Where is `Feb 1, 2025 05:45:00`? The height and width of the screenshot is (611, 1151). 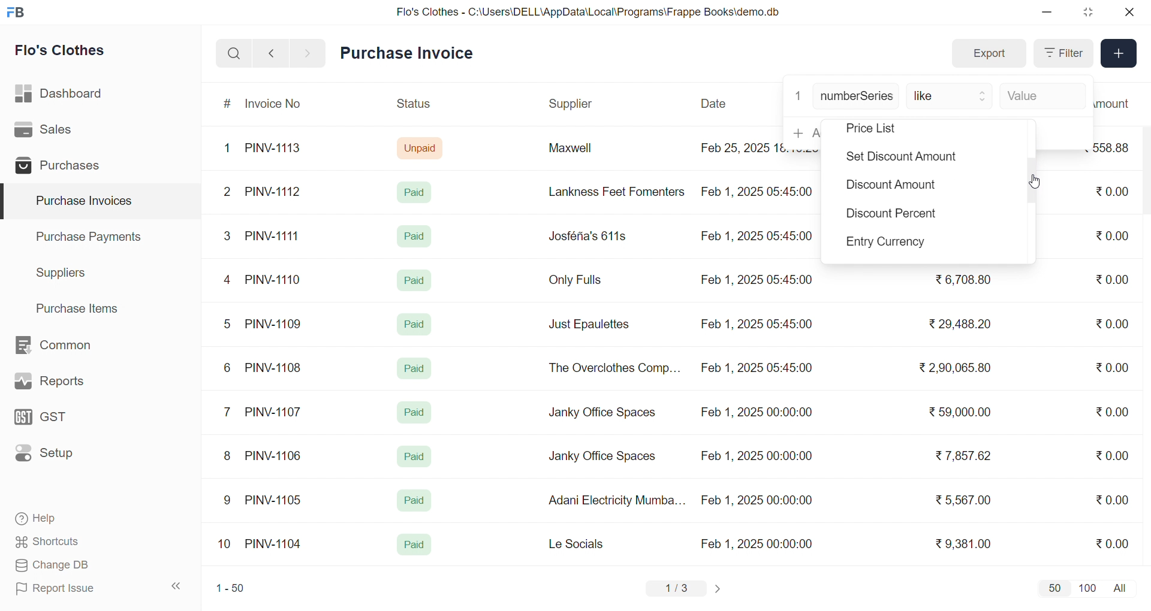
Feb 1, 2025 05:45:00 is located at coordinates (758, 369).